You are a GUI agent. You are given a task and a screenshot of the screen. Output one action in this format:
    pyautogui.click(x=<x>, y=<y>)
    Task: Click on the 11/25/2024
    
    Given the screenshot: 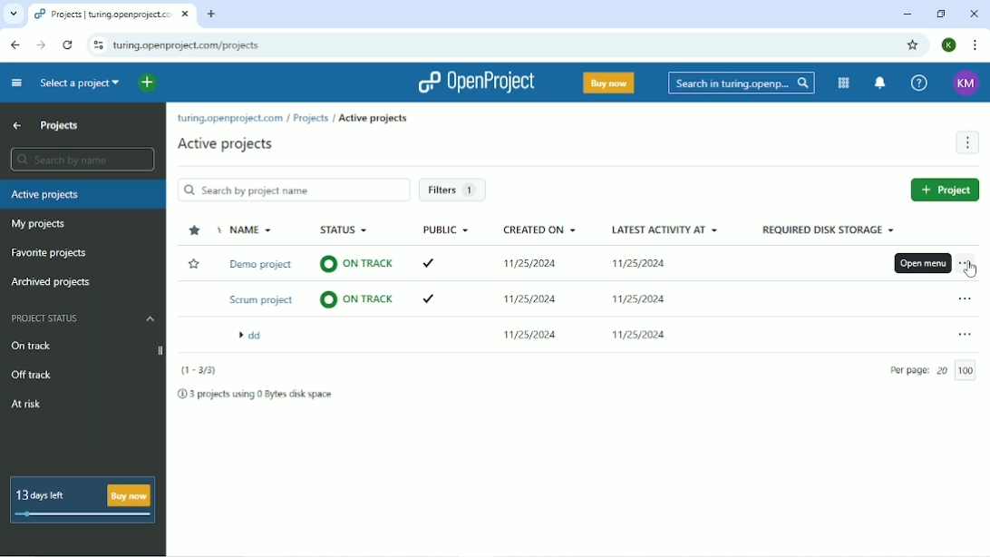 What is the action you would take?
    pyautogui.click(x=642, y=262)
    